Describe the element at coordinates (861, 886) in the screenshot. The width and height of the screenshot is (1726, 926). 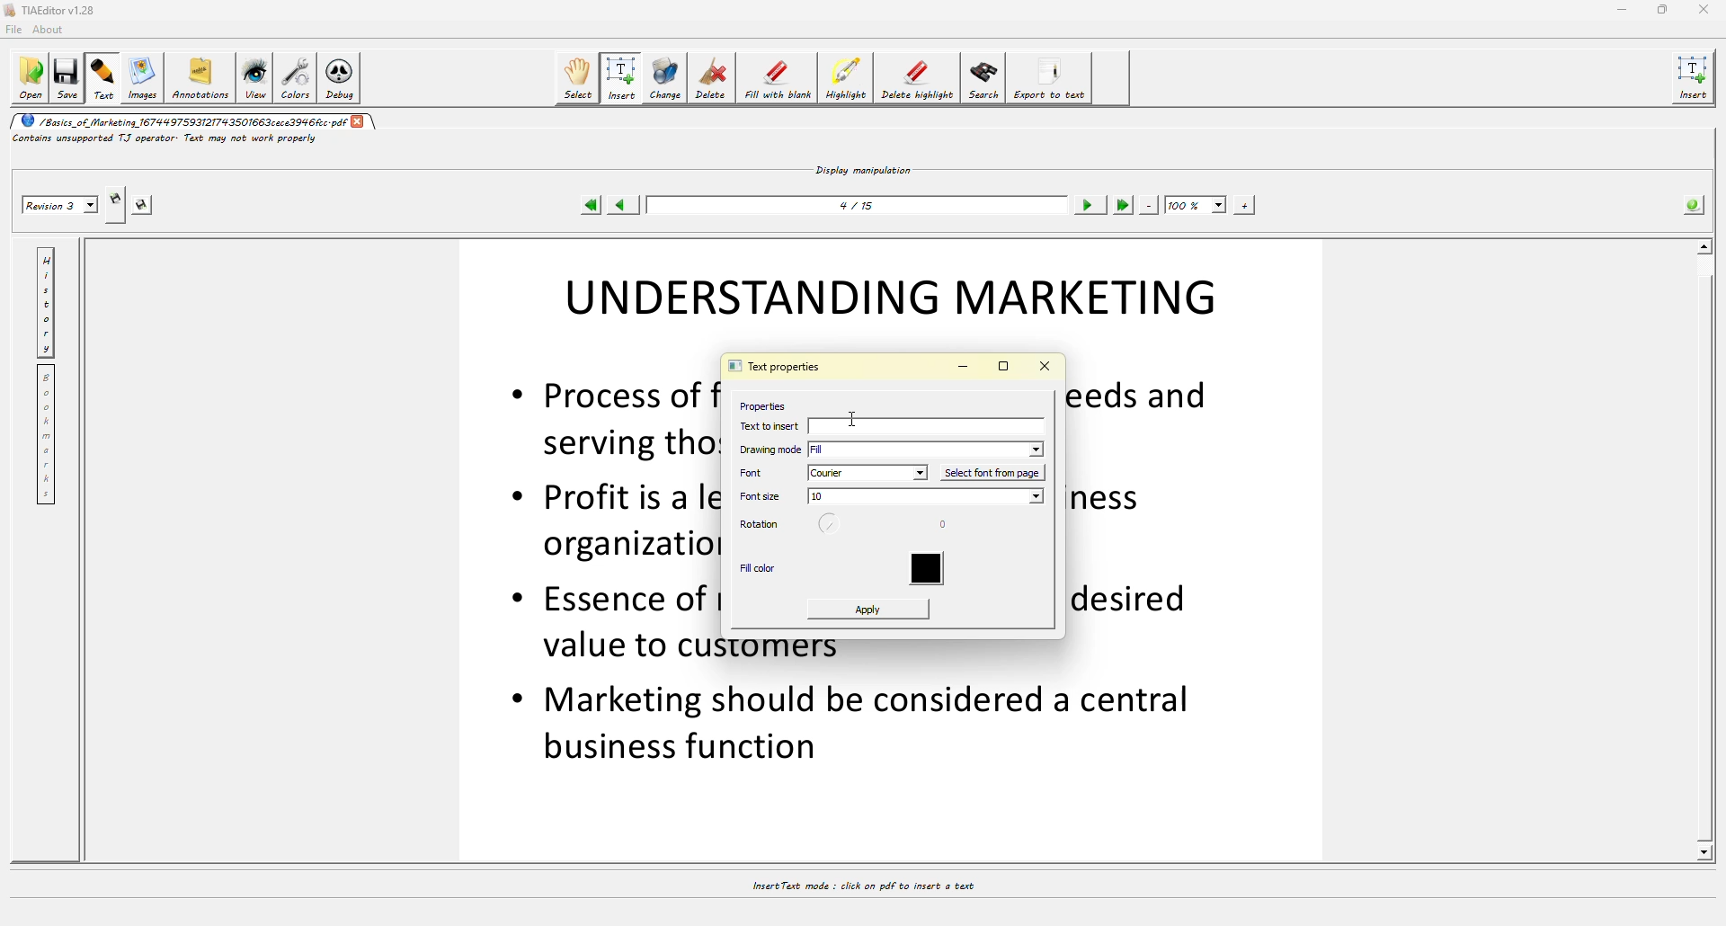
I see `insert text mode: click on pdf to insert a text` at that location.